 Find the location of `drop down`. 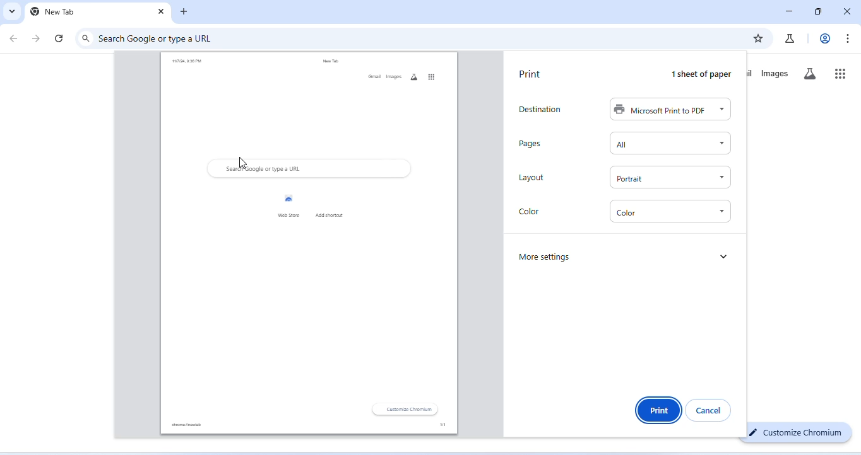

drop down is located at coordinates (724, 255).